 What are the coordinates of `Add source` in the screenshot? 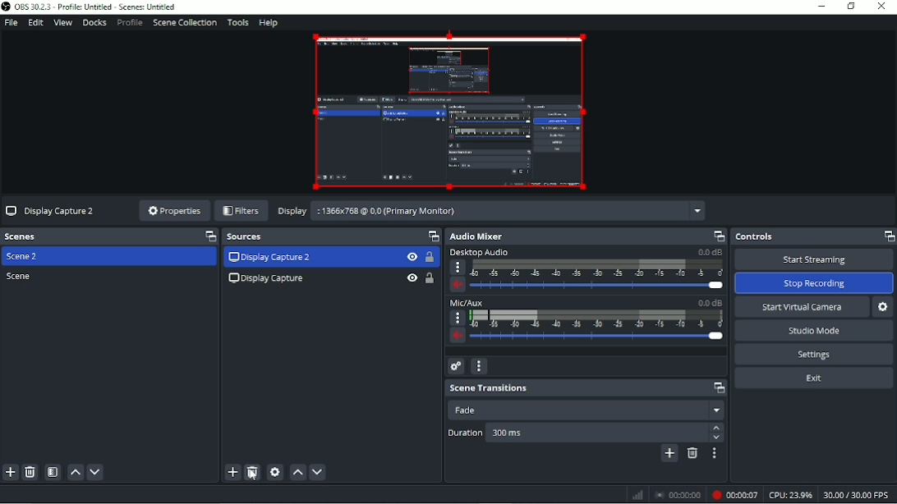 It's located at (232, 472).